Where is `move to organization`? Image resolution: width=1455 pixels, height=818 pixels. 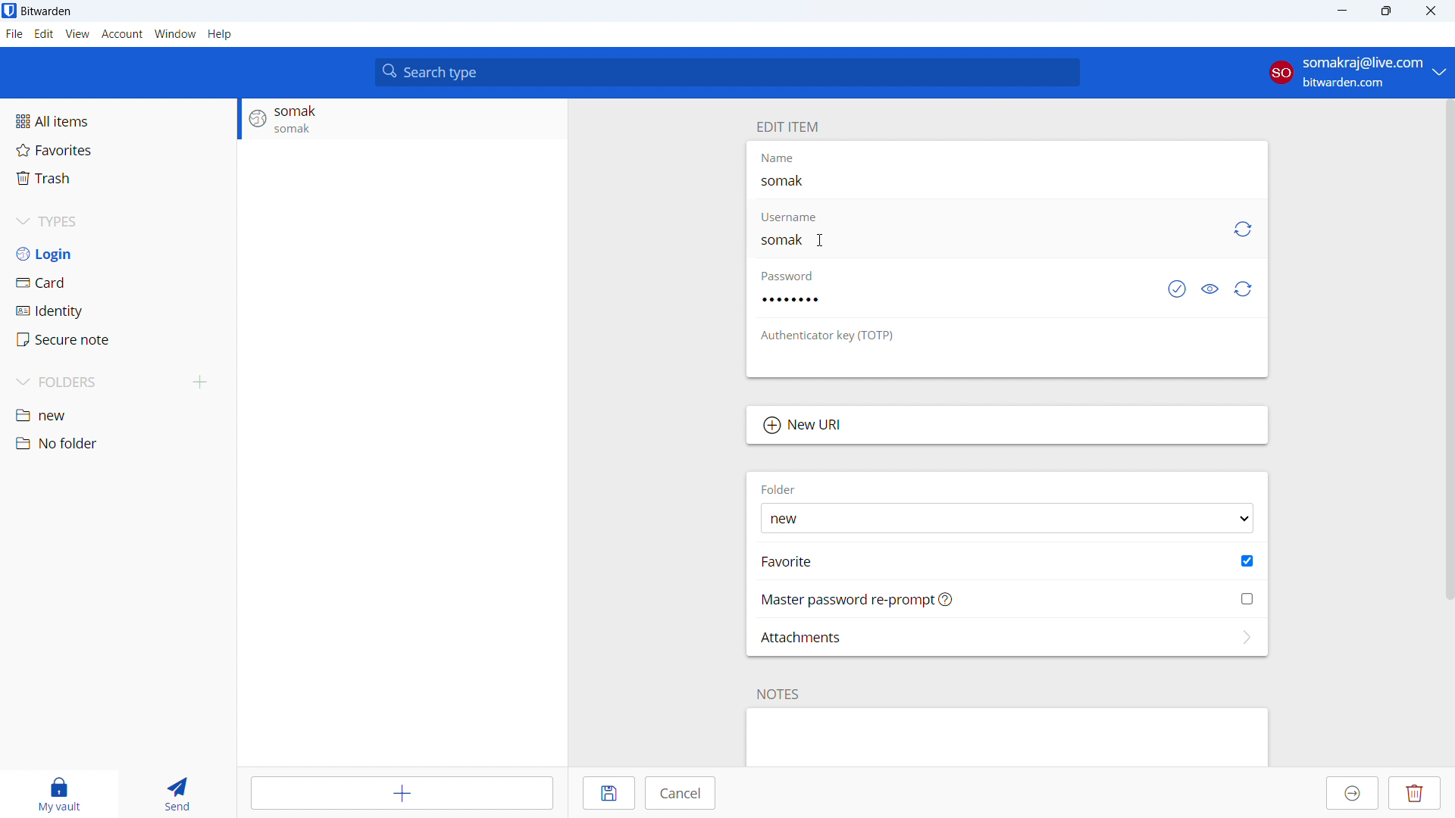
move to organization is located at coordinates (1353, 793).